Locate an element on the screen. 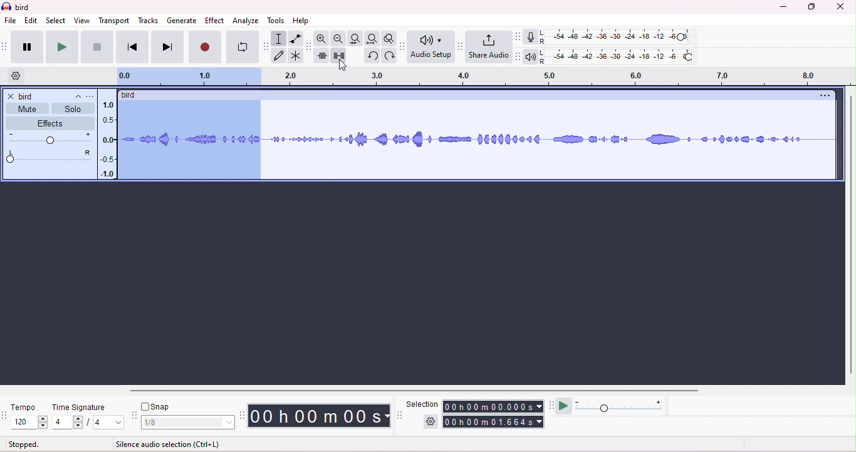 This screenshot has height=452, width=856. record meter is located at coordinates (536, 37).